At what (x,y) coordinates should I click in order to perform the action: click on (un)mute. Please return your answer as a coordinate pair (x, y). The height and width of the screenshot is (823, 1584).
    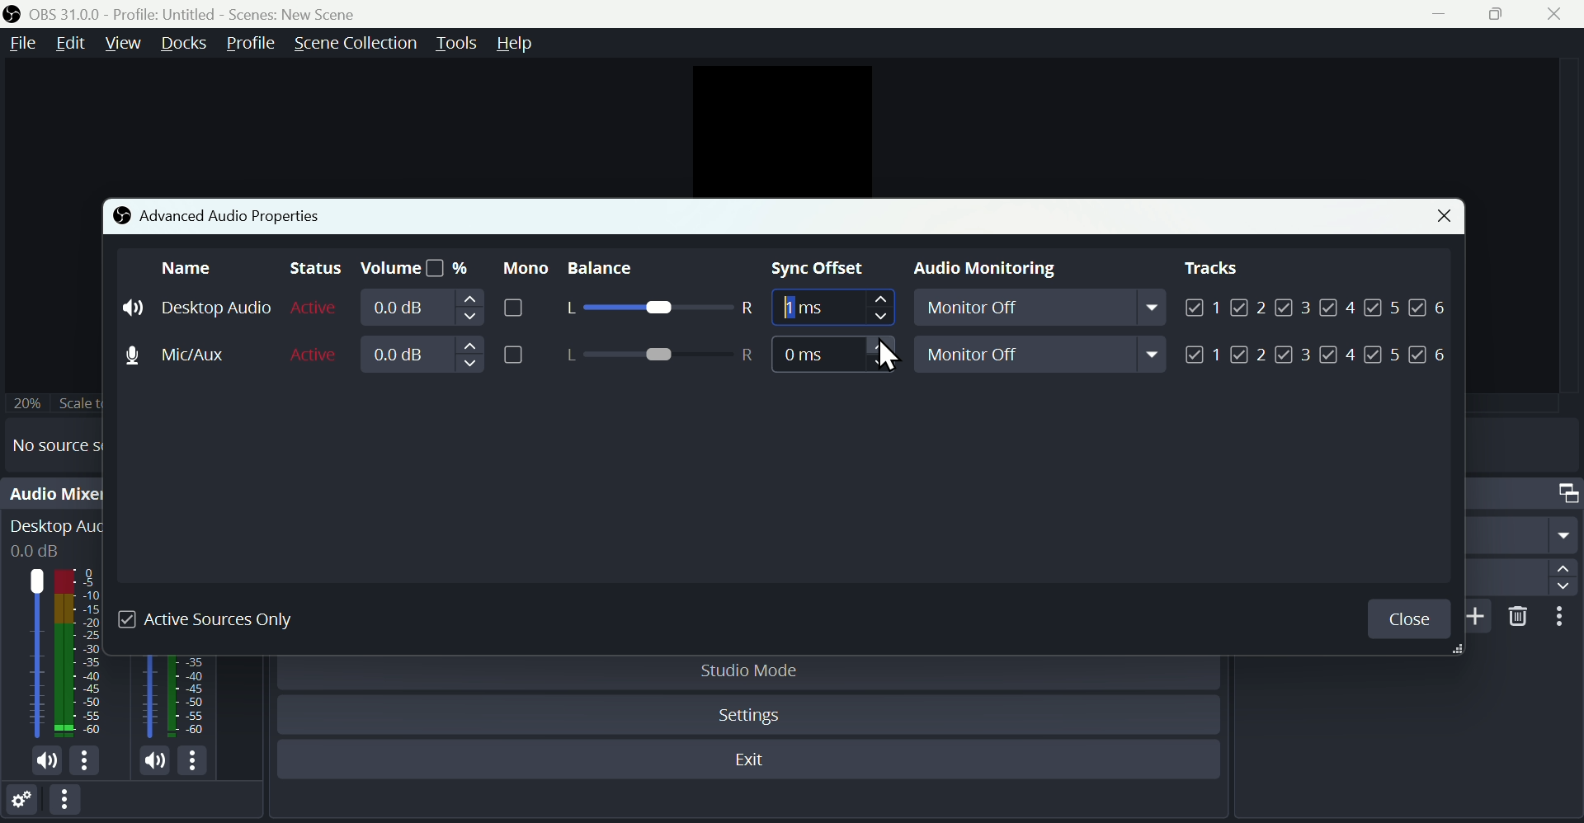
    Looking at the image, I should click on (49, 763).